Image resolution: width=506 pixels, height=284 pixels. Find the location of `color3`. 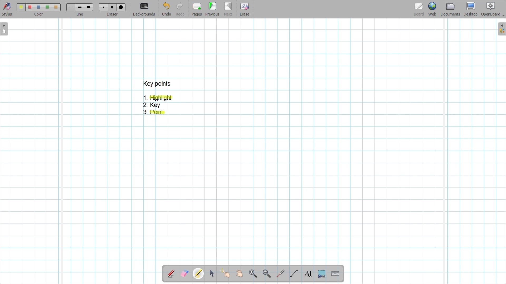

color3 is located at coordinates (39, 7).